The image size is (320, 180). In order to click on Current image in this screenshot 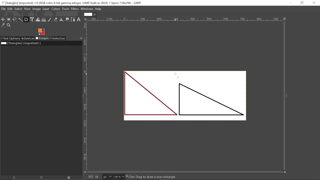, I will do `click(184, 96)`.